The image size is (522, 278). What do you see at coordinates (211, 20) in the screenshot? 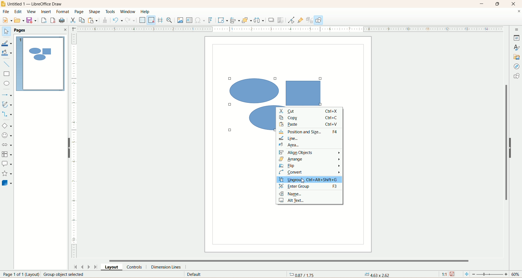
I see `fontwork text` at bounding box center [211, 20].